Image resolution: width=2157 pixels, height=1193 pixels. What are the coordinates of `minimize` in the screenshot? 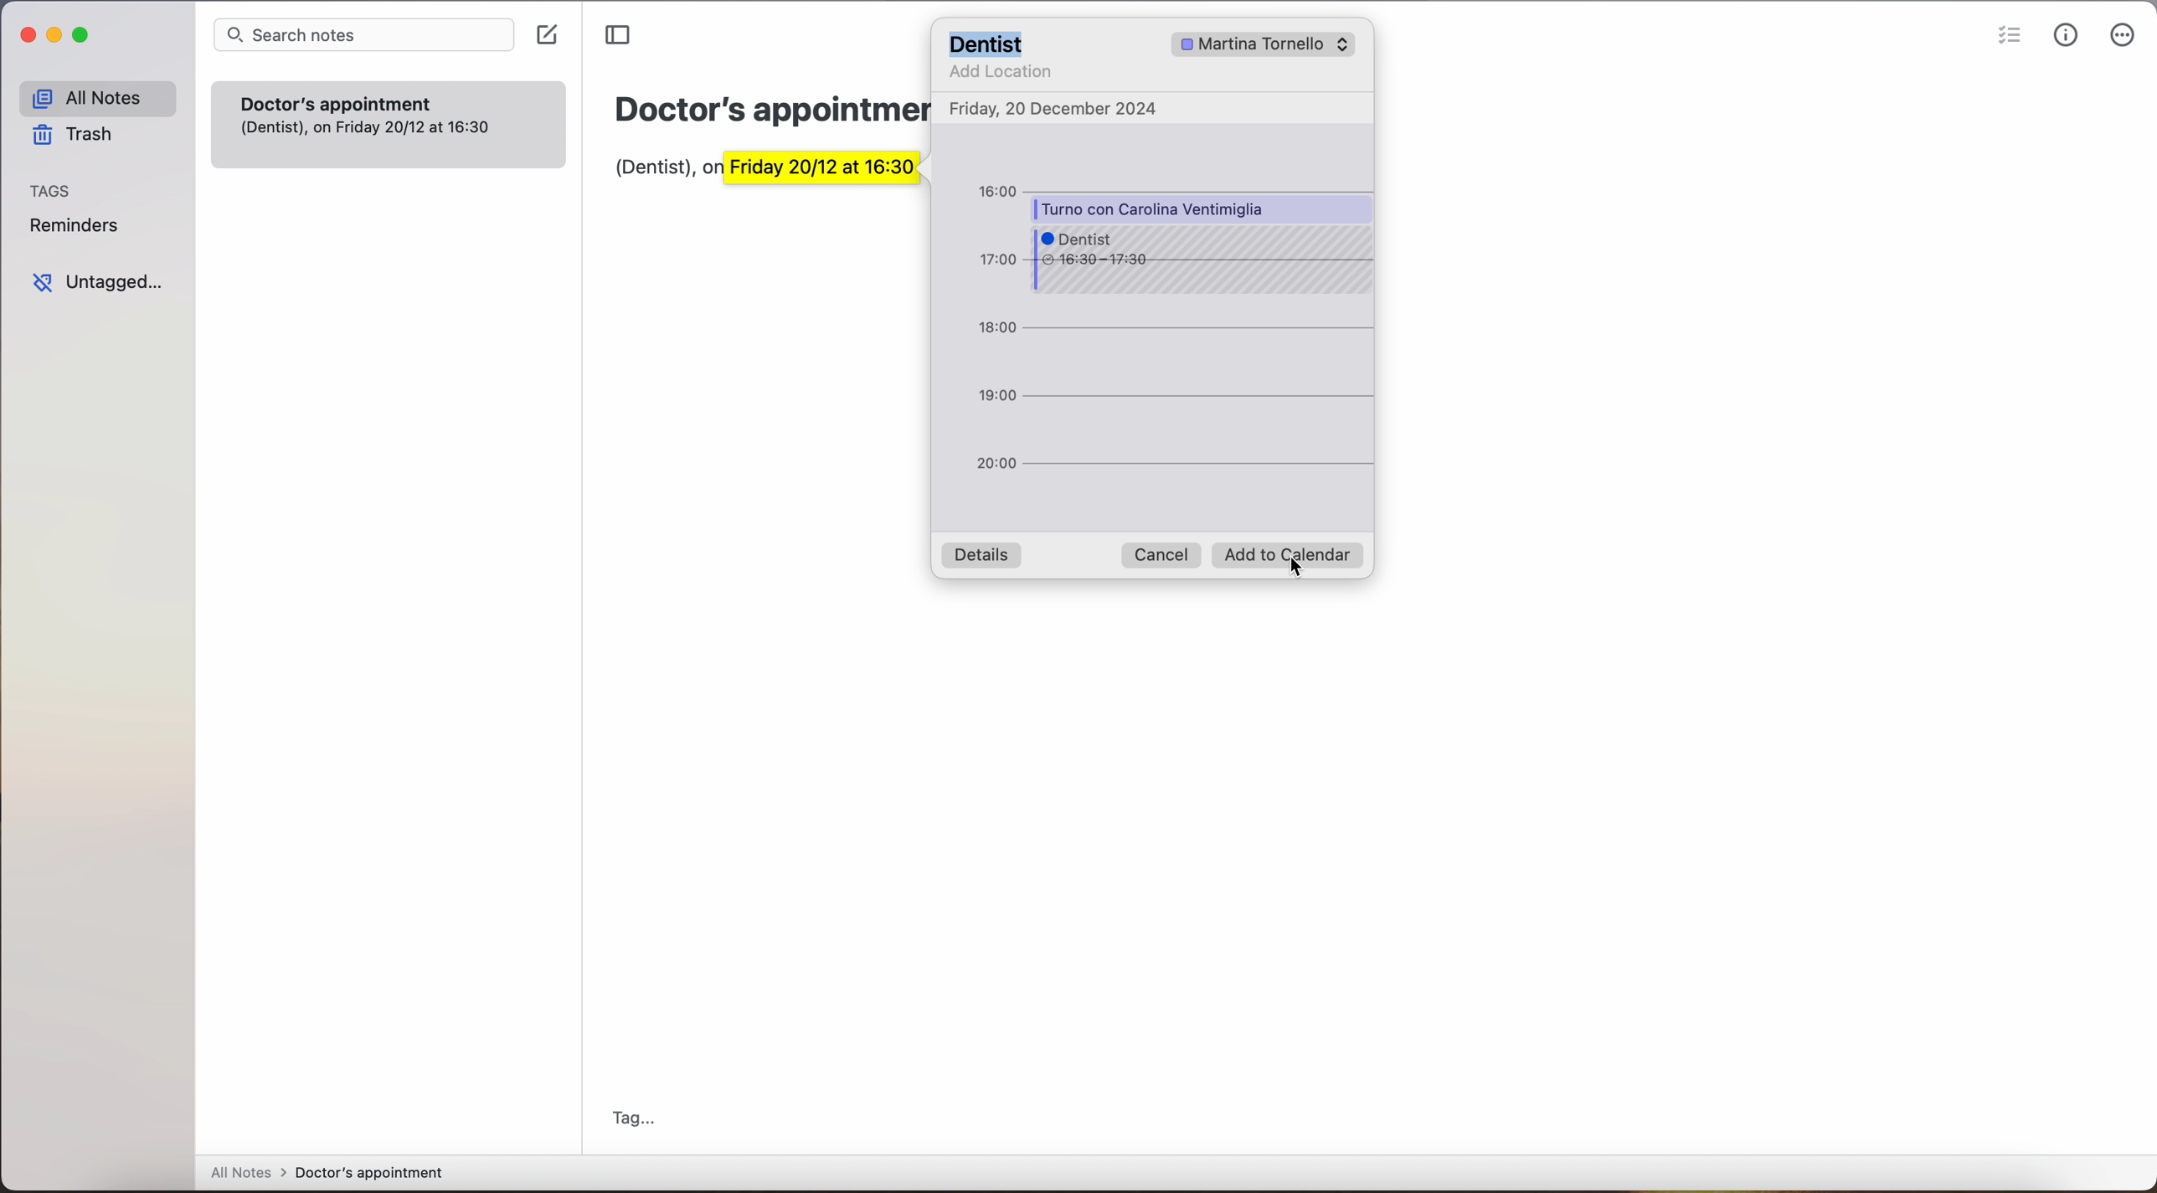 It's located at (55, 39).